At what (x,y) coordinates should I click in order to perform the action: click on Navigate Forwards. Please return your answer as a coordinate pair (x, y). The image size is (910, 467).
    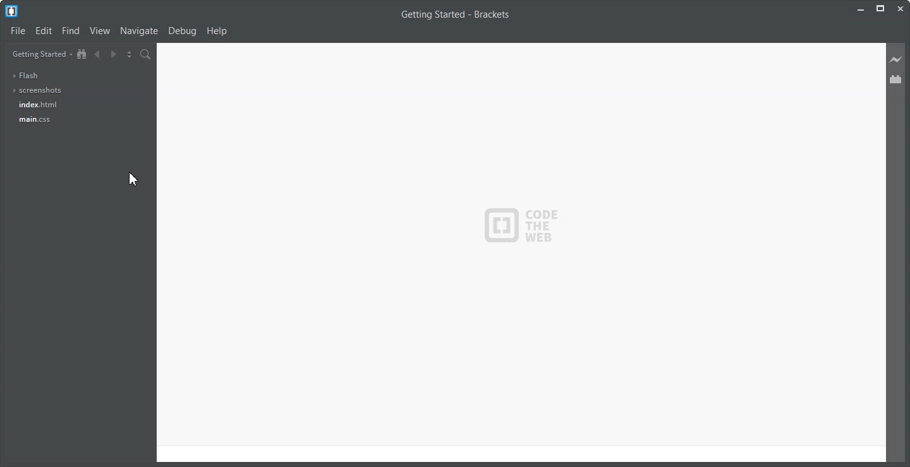
    Looking at the image, I should click on (112, 55).